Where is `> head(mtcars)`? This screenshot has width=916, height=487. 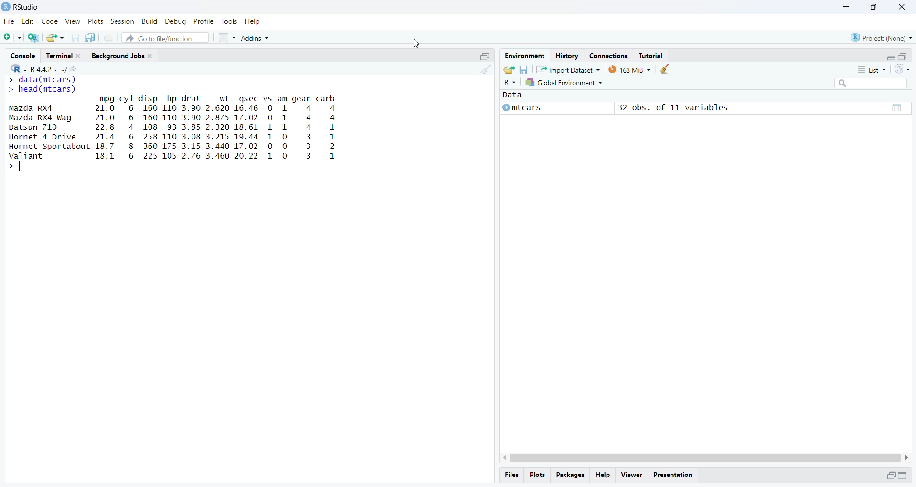 > head(mtcars) is located at coordinates (42, 90).